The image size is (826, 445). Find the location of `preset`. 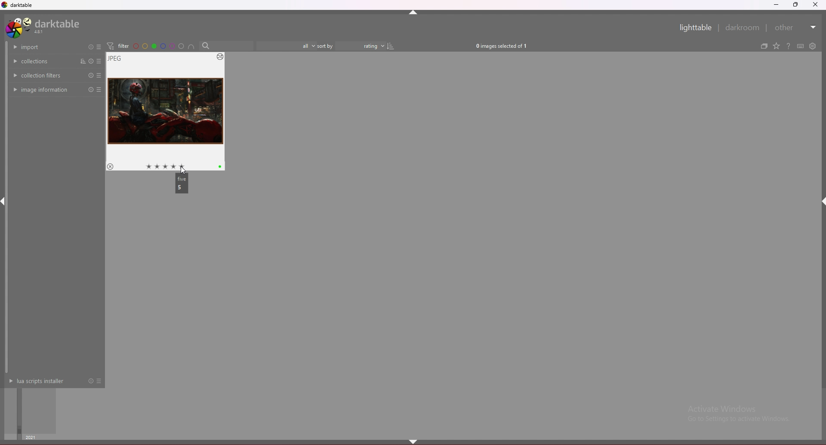

preset is located at coordinates (99, 75).